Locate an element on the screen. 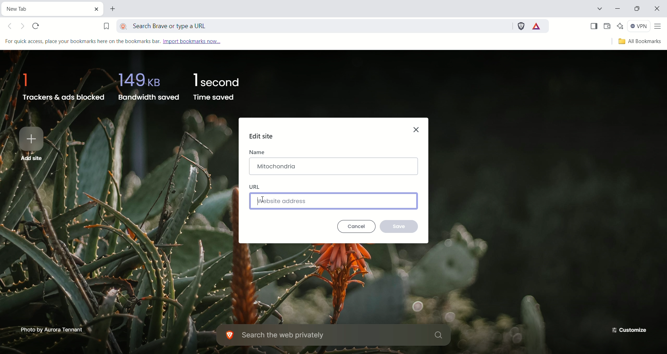 This screenshot has width=667, height=354. Photo by Aurora Tennant is located at coordinates (52, 329).